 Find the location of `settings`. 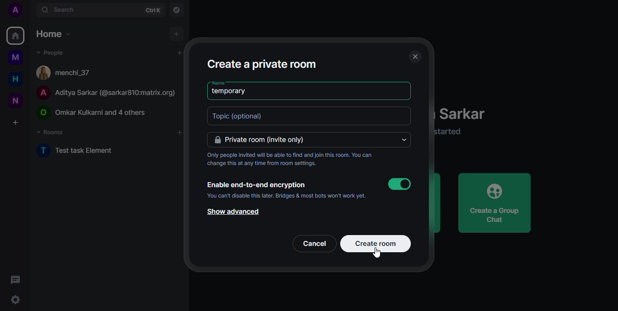

settings is located at coordinates (16, 300).